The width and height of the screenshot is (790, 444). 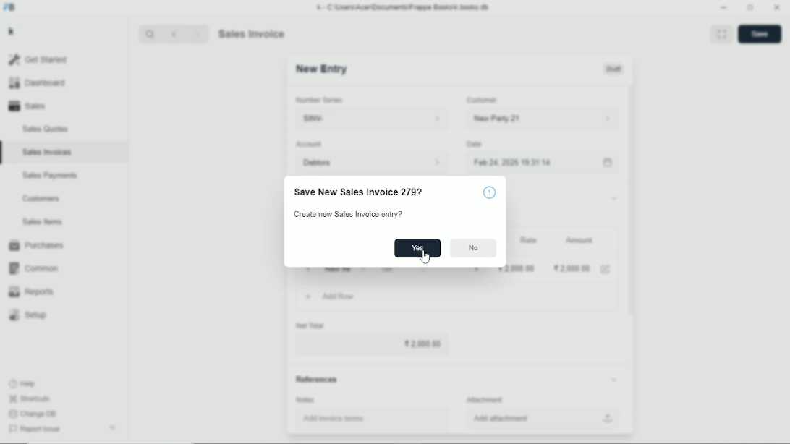 I want to click on Net total, so click(x=310, y=325).